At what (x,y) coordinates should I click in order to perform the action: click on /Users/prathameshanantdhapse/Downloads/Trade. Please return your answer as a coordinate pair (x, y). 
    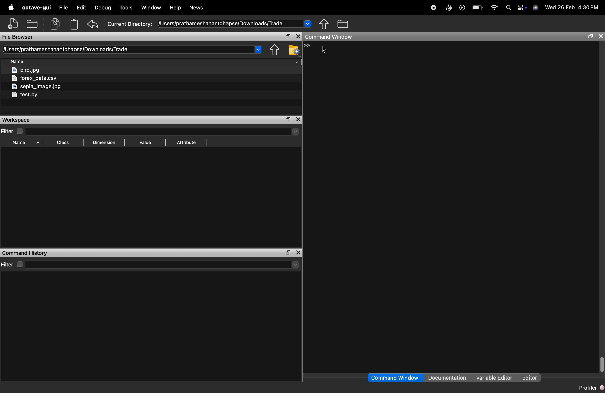
    Looking at the image, I should click on (222, 23).